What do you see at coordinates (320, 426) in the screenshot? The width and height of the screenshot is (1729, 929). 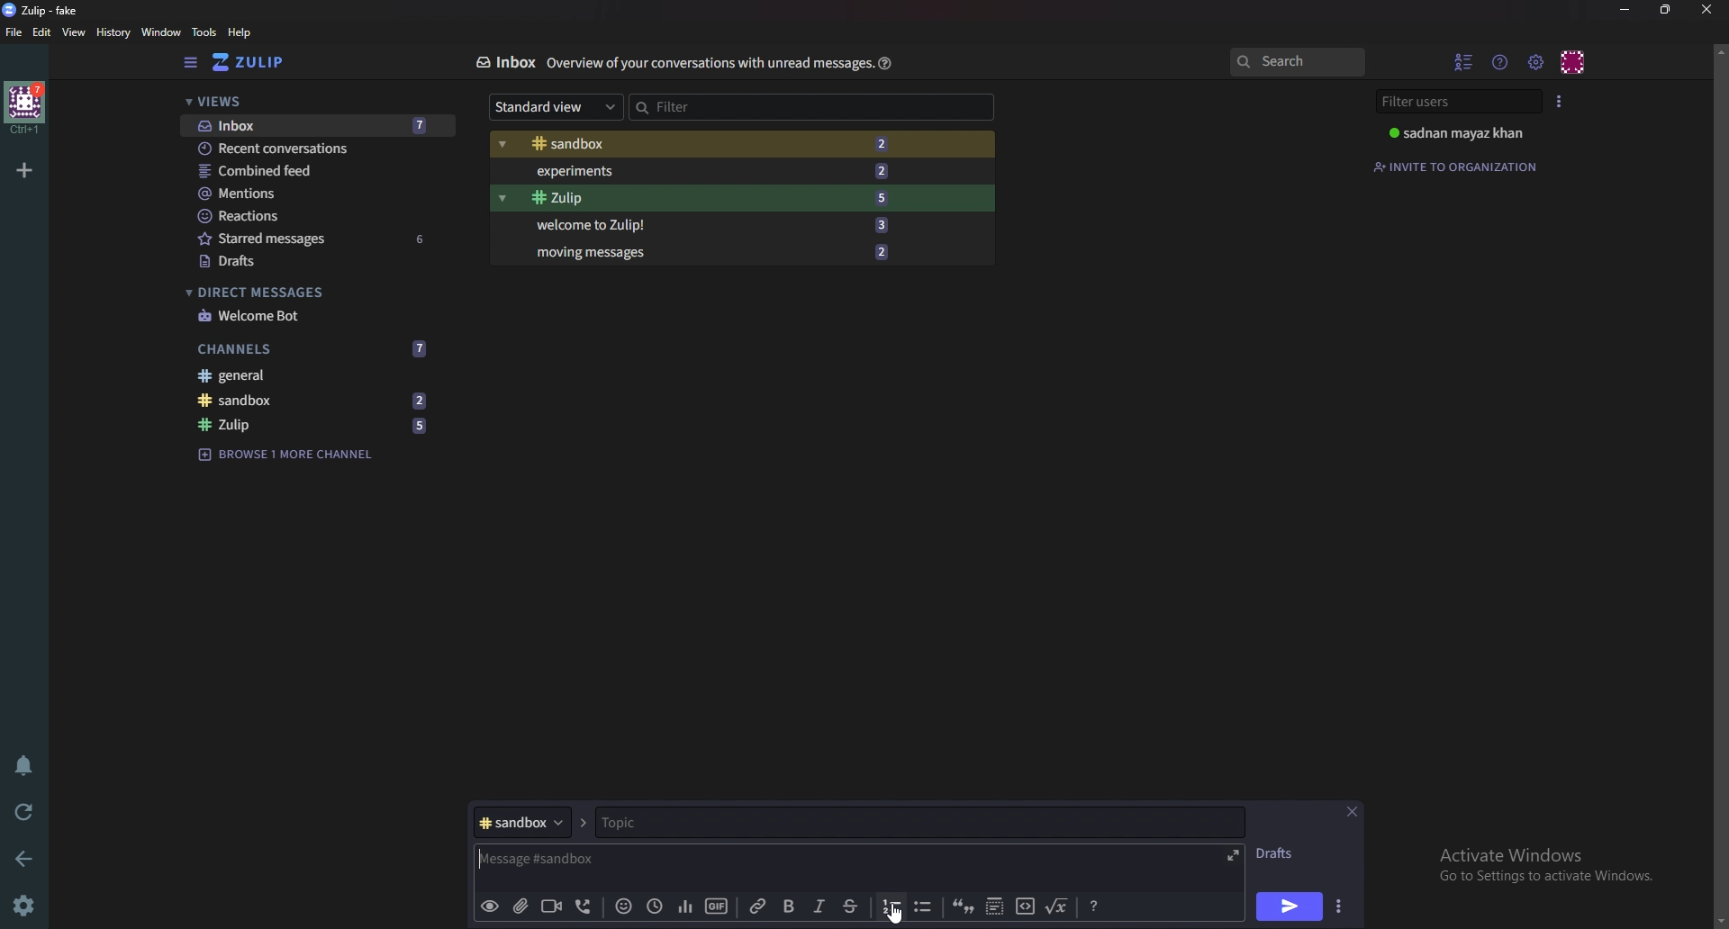 I see `zulip` at bounding box center [320, 426].